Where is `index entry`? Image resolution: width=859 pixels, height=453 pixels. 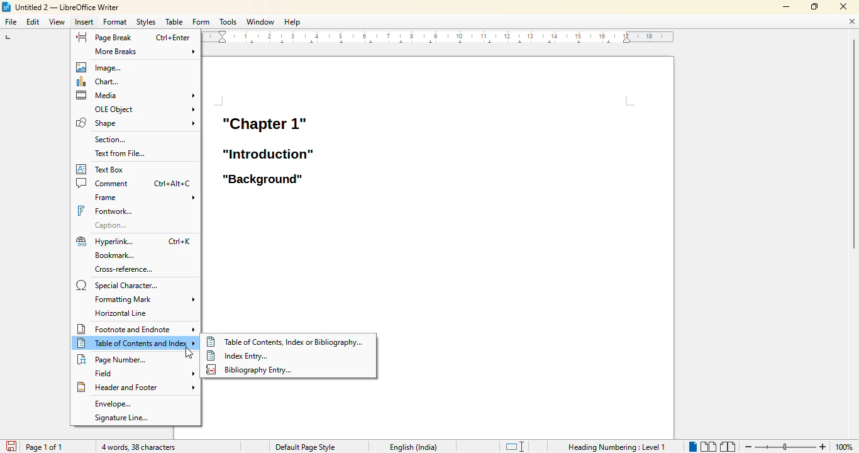 index entry is located at coordinates (236, 355).